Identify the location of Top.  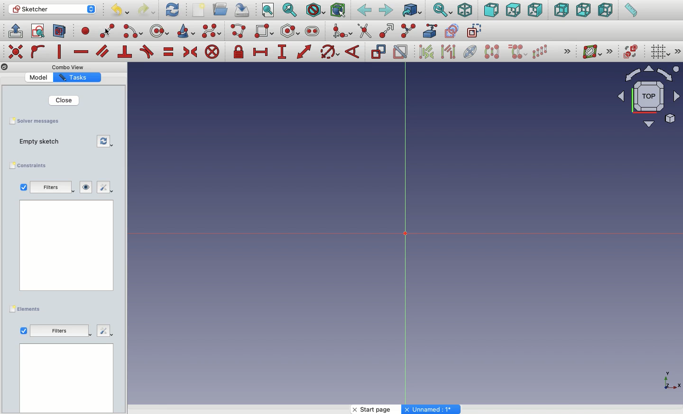
(512, 11).